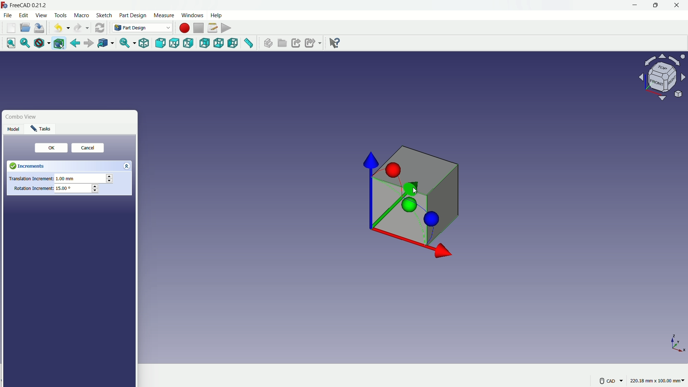 Image resolution: width=688 pixels, height=387 pixels. Describe the element at coordinates (220, 43) in the screenshot. I see `bottom view` at that location.